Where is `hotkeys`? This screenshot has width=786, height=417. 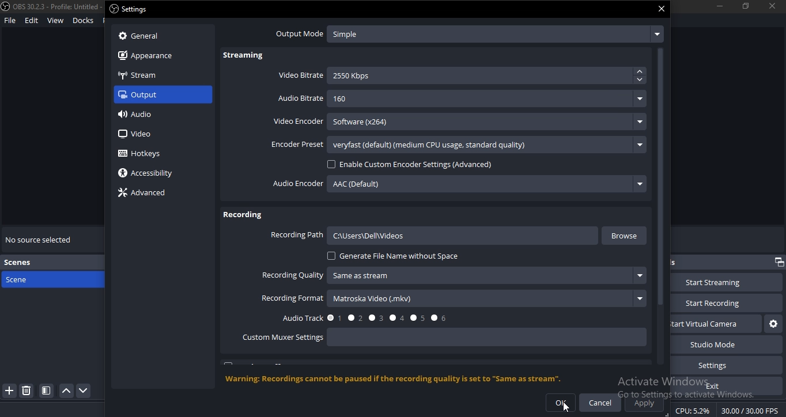 hotkeys is located at coordinates (146, 154).